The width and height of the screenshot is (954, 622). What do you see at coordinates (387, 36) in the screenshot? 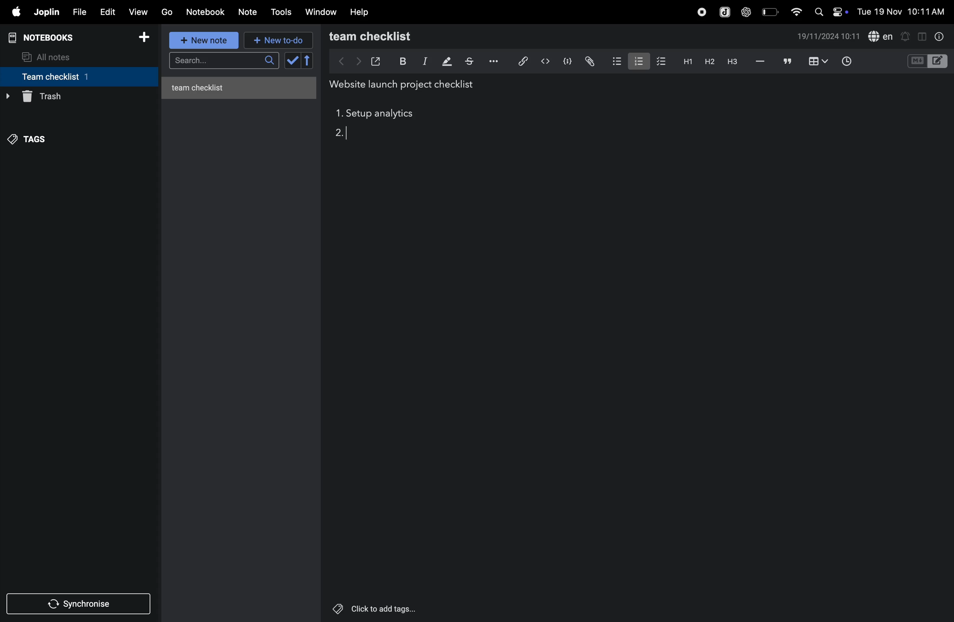
I see `team checklist` at bounding box center [387, 36].